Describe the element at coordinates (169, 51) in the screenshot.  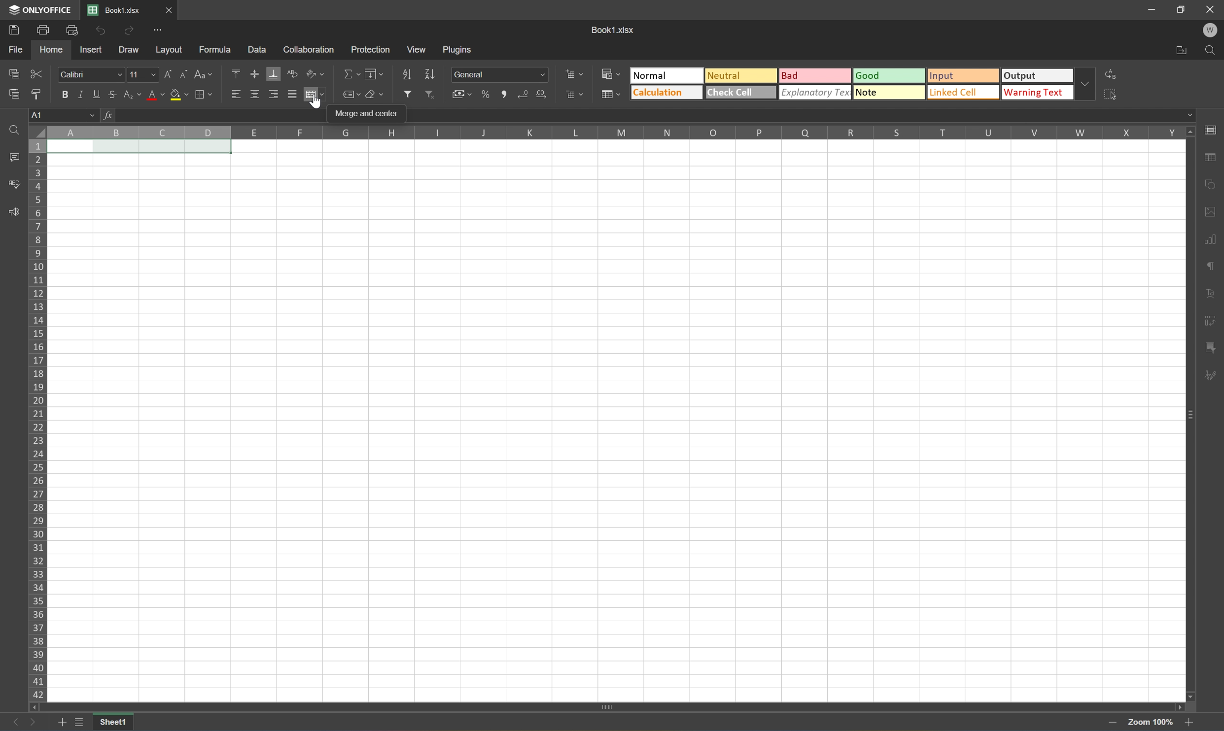
I see `Layout` at that location.